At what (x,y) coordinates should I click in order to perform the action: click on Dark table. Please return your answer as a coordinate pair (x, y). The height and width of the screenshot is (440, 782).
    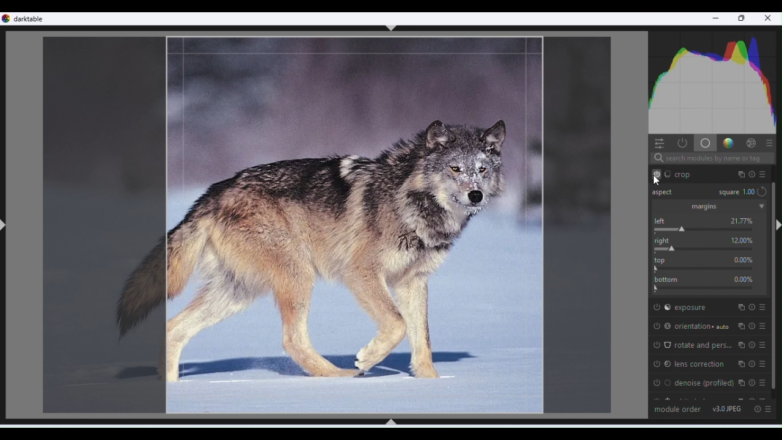
    Looking at the image, I should click on (31, 18).